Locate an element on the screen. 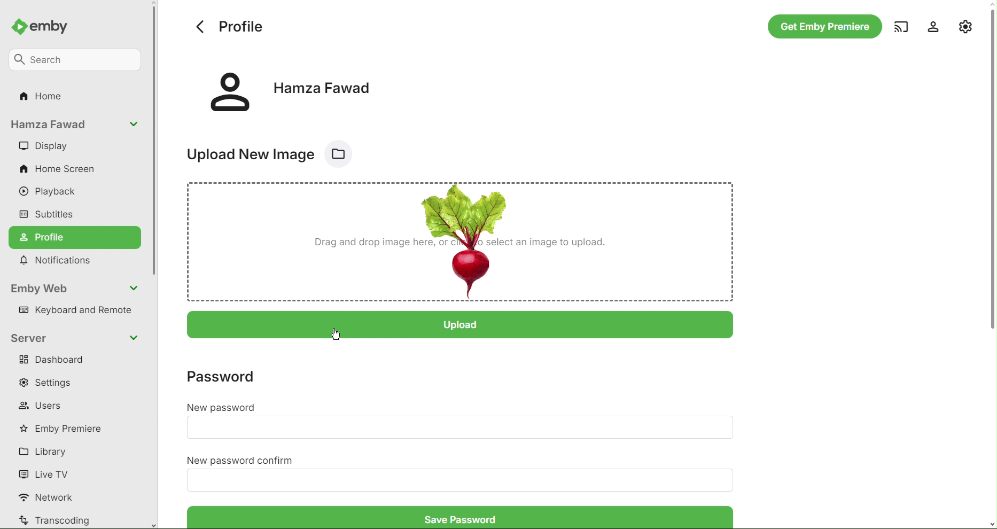 Image resolution: width=997 pixels, height=529 pixels. Get Emby Premiere is located at coordinates (823, 27).